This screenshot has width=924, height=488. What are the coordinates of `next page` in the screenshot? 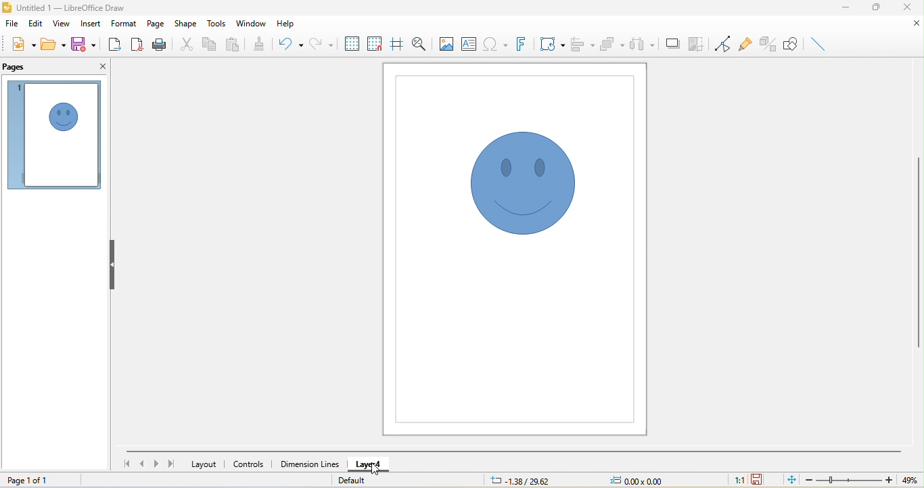 It's located at (156, 464).